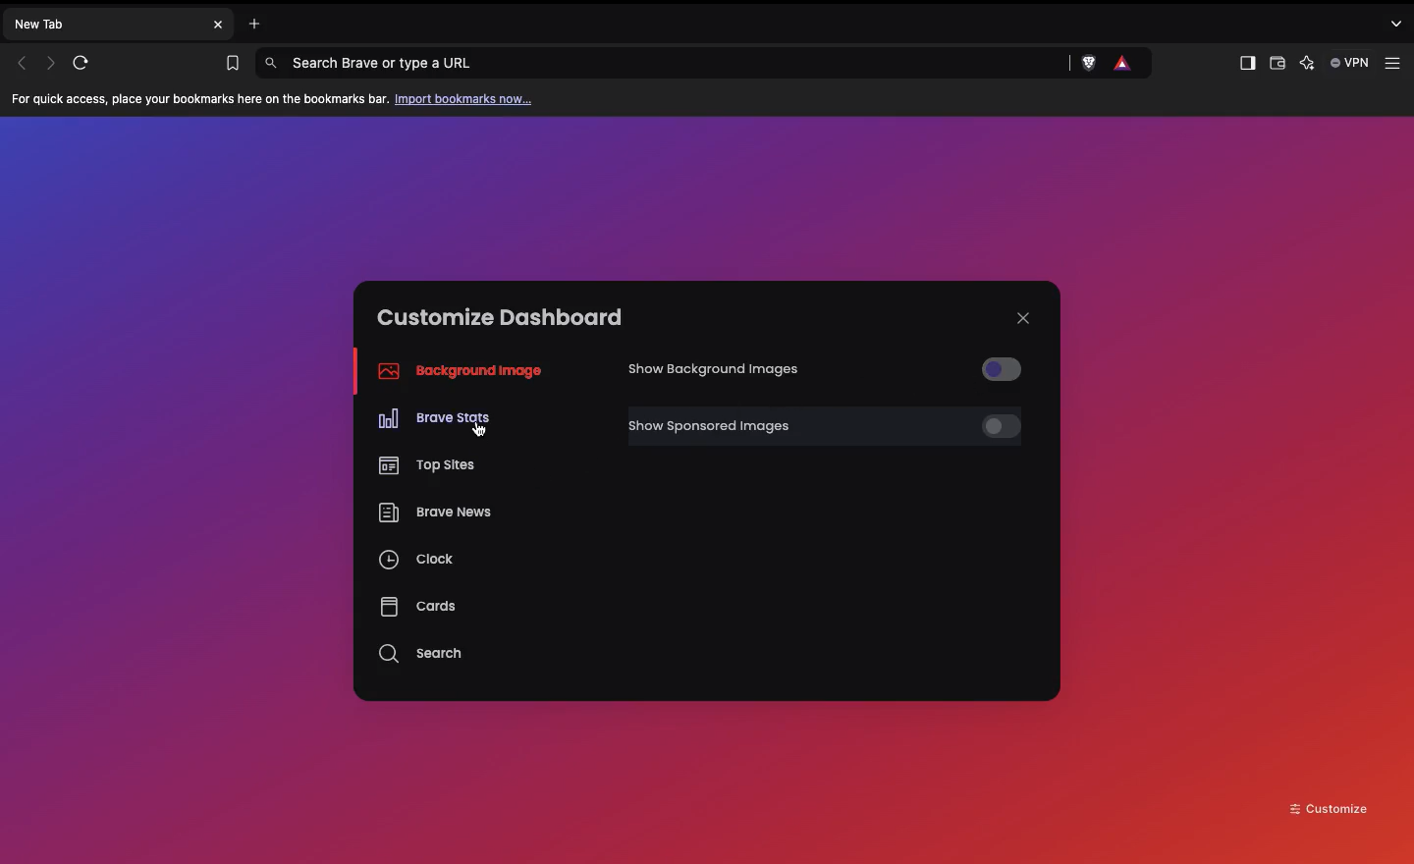  Describe the element at coordinates (434, 419) in the screenshot. I see `Brave stats` at that location.